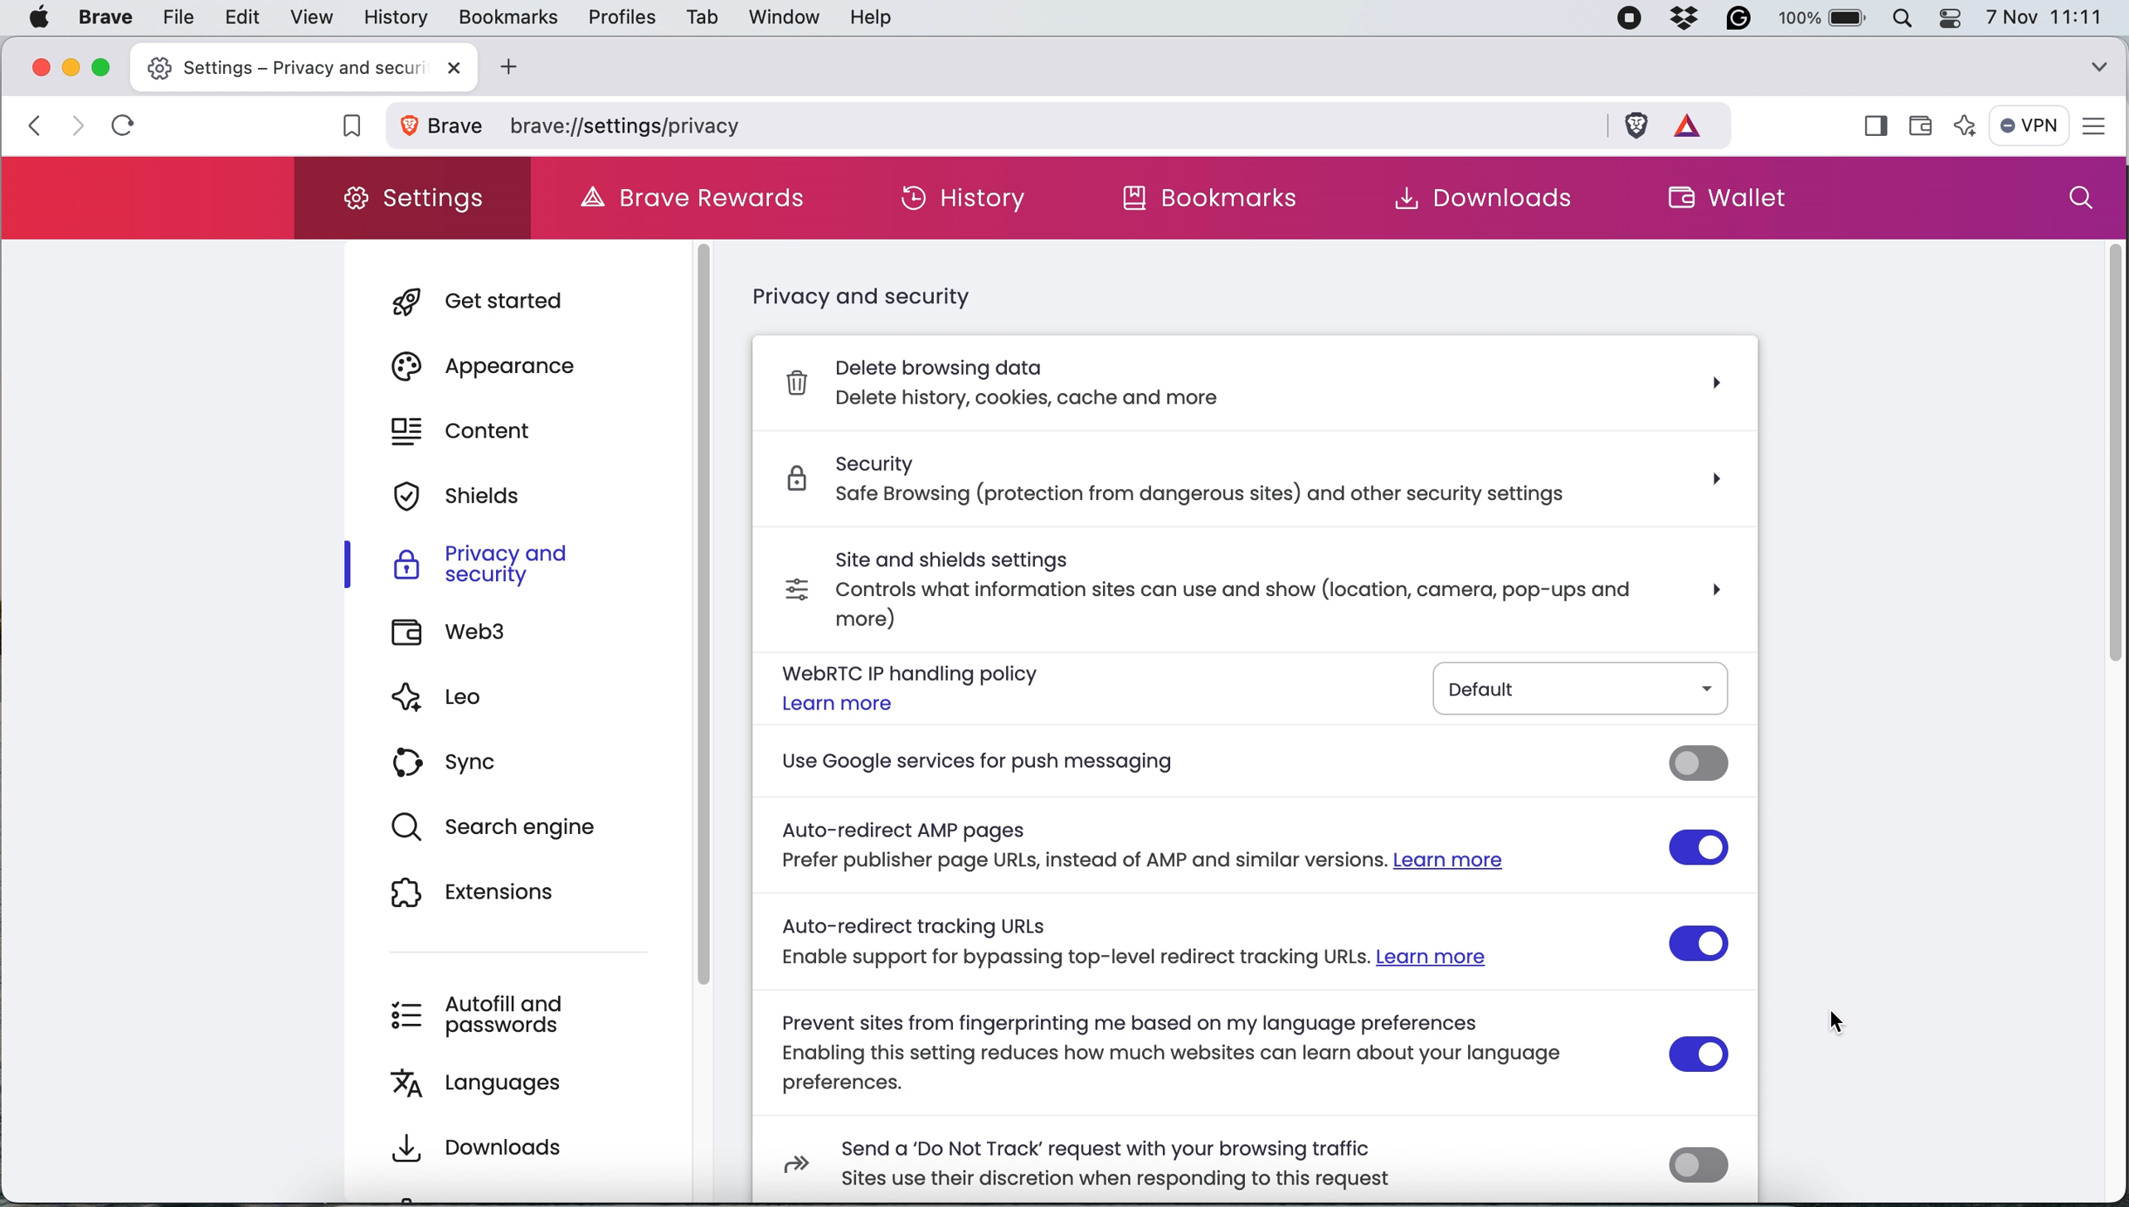 This screenshot has width=2129, height=1207. I want to click on scrollbar, so click(2103, 468).